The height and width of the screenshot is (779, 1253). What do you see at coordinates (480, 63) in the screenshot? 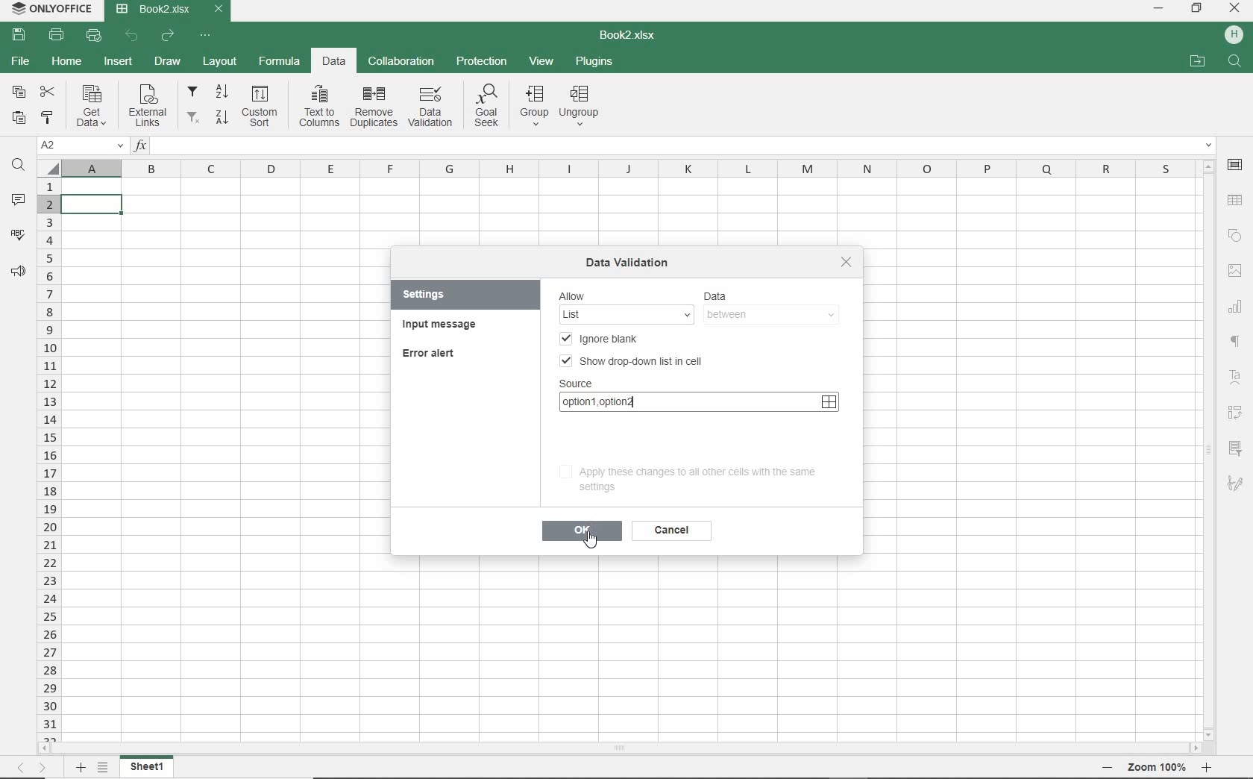
I see `PROTECTION` at bounding box center [480, 63].